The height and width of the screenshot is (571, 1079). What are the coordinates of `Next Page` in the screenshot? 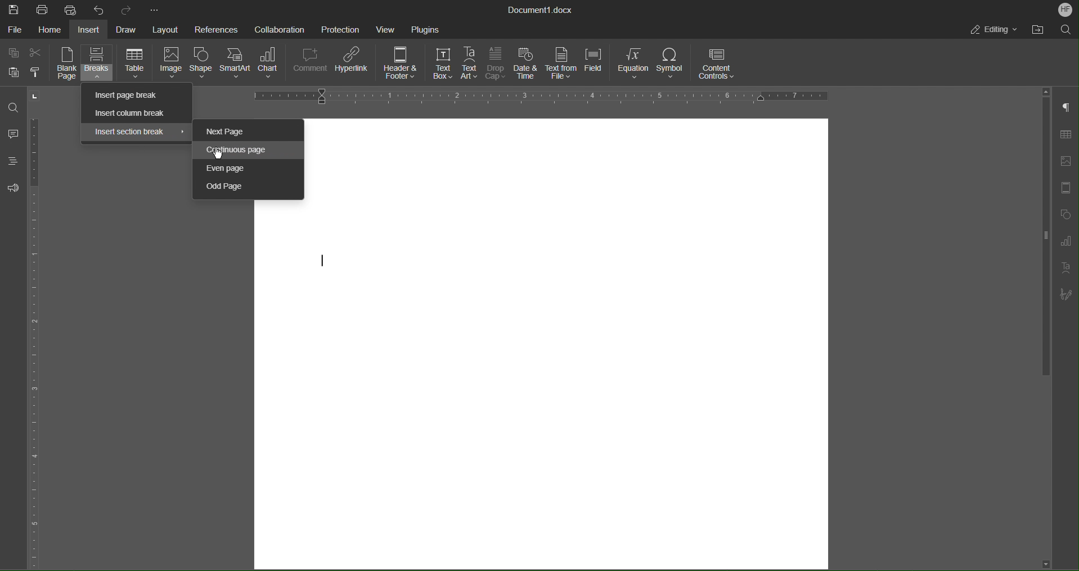 It's located at (227, 132).